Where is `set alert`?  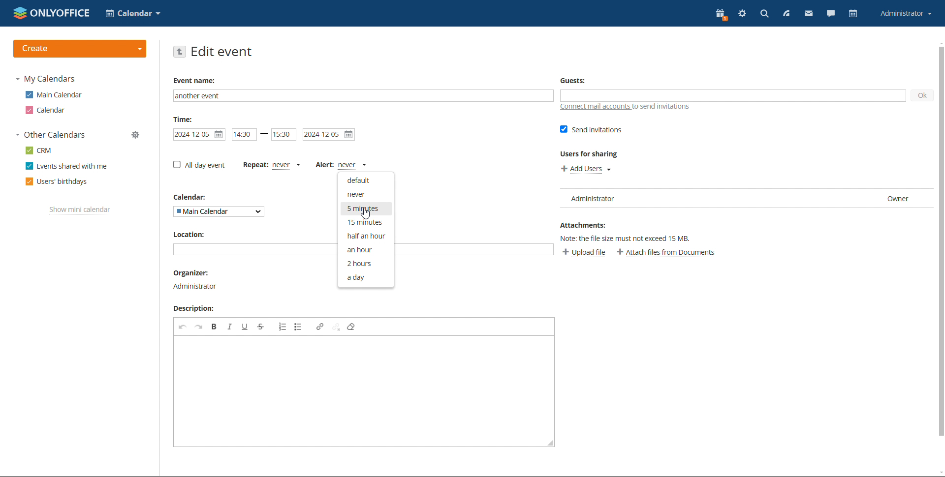 set alert is located at coordinates (341, 165).